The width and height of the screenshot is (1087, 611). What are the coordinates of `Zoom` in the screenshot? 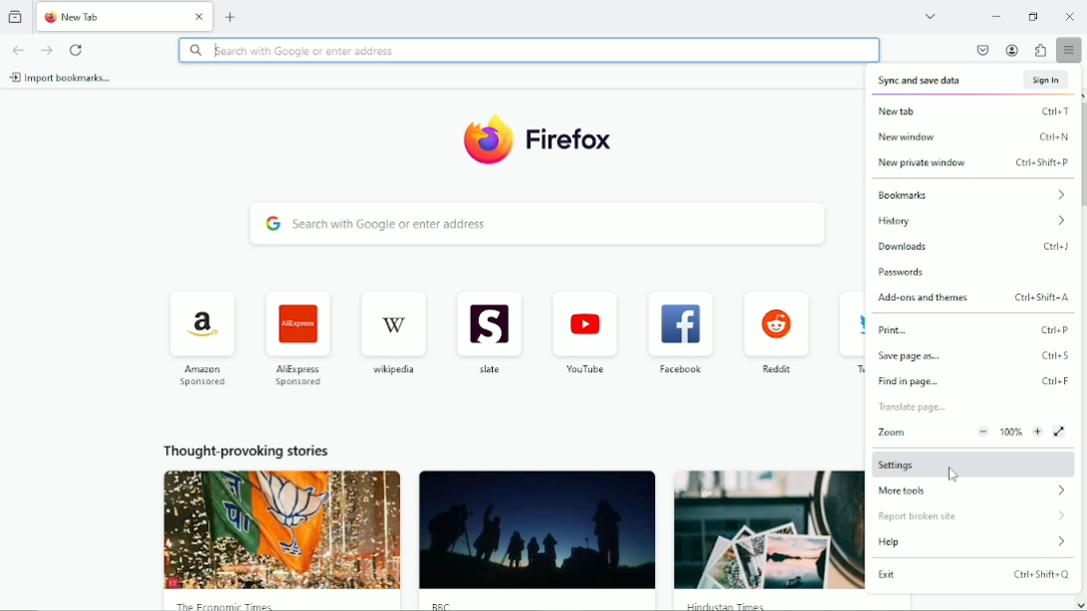 It's located at (972, 432).